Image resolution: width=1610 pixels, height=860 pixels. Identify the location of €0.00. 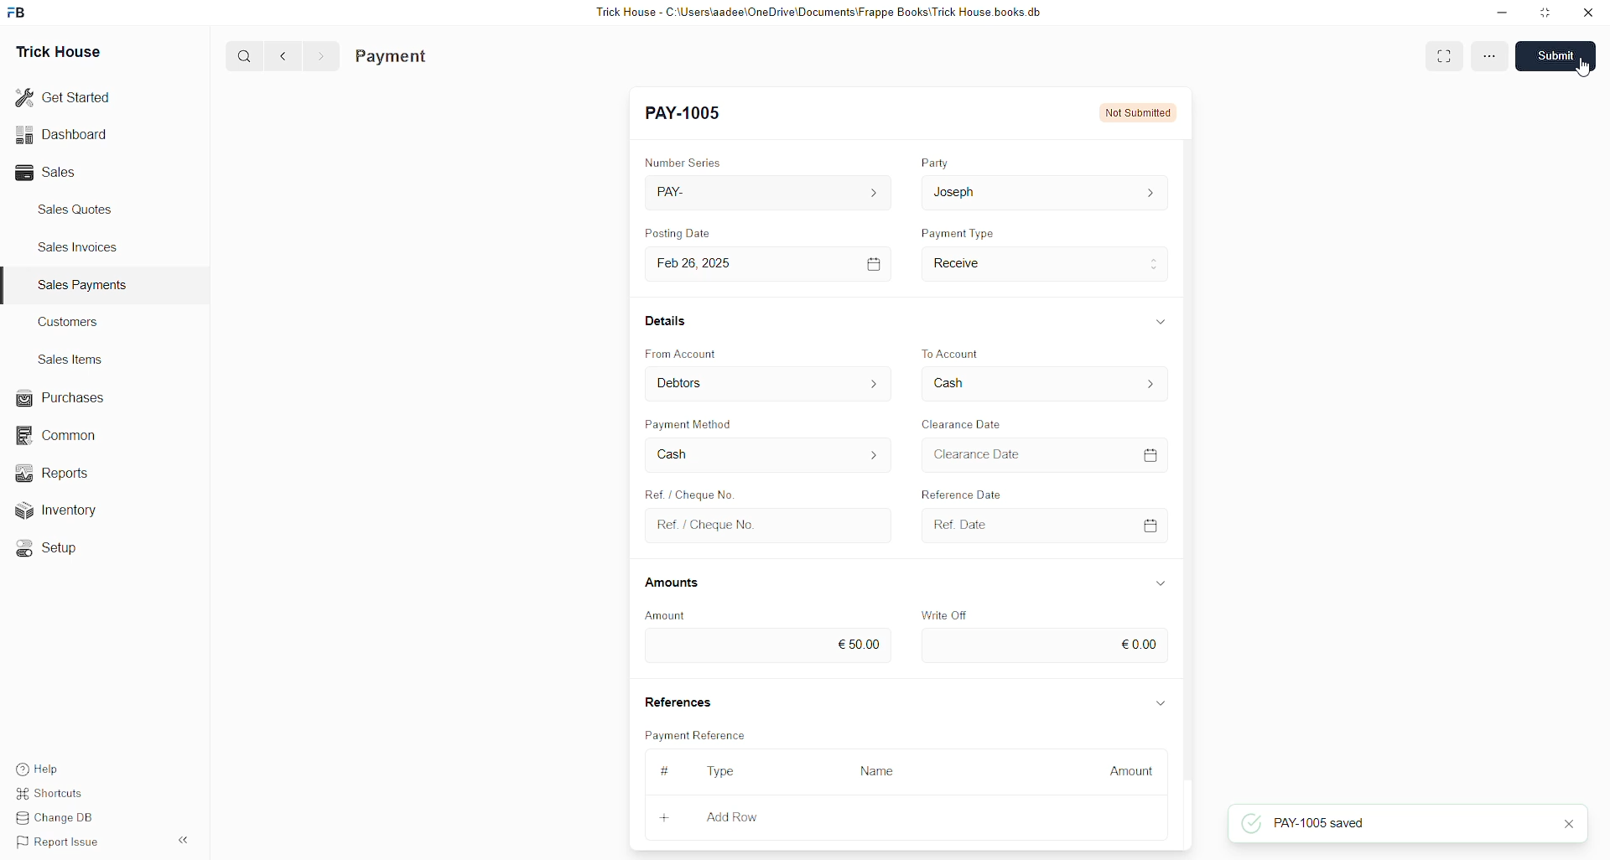
(1046, 645).